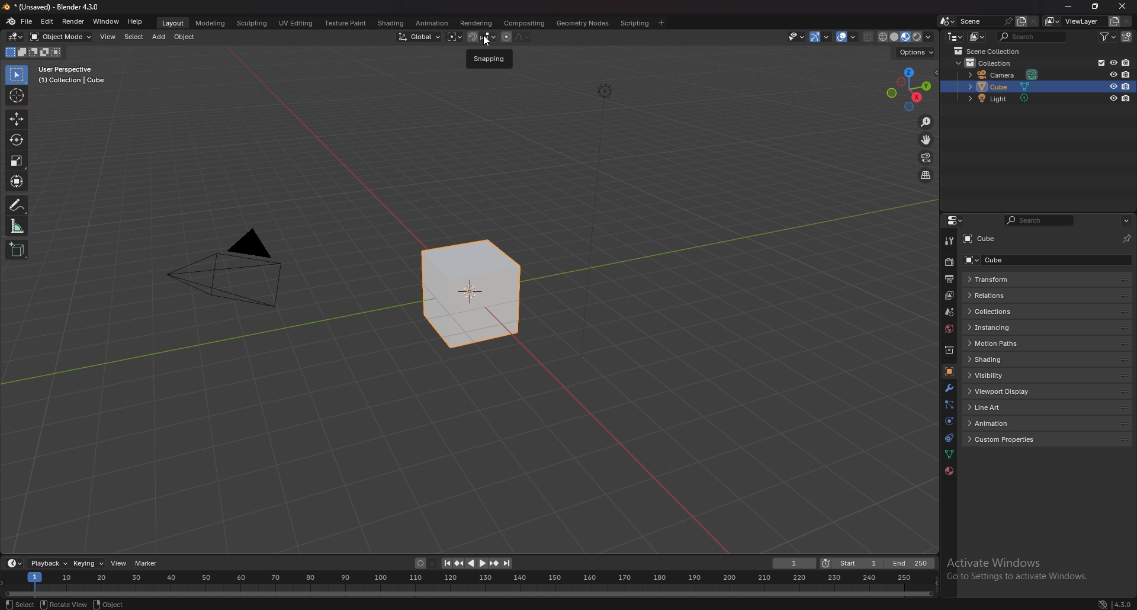 The height and width of the screenshot is (610, 1137). I want to click on minimize, so click(1069, 6).